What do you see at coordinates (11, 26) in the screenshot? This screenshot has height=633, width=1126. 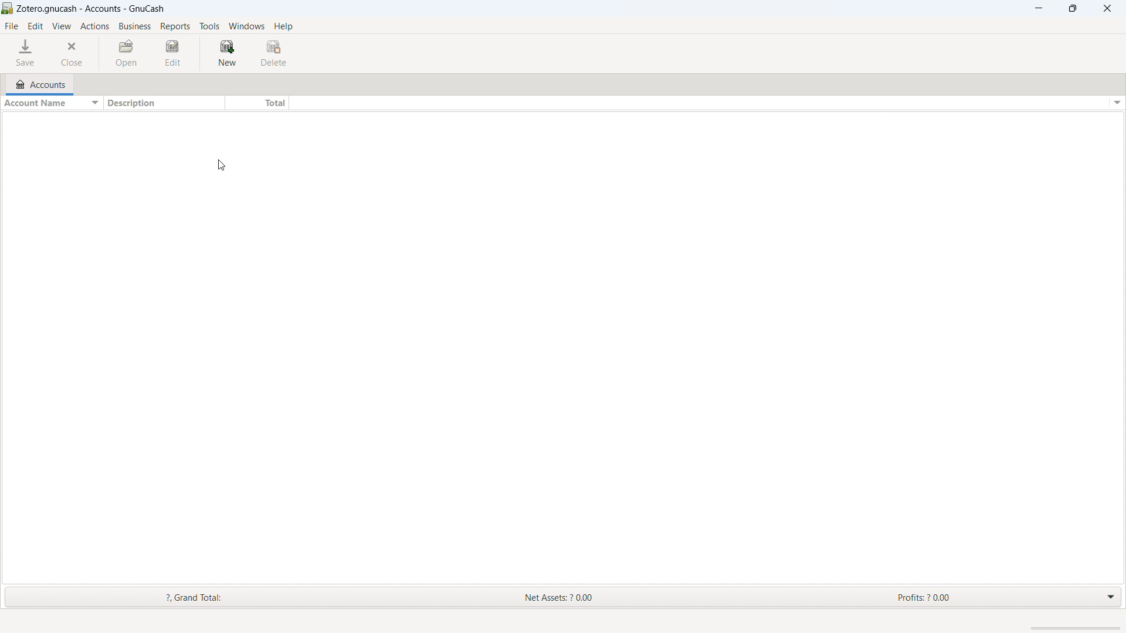 I see `file` at bounding box center [11, 26].